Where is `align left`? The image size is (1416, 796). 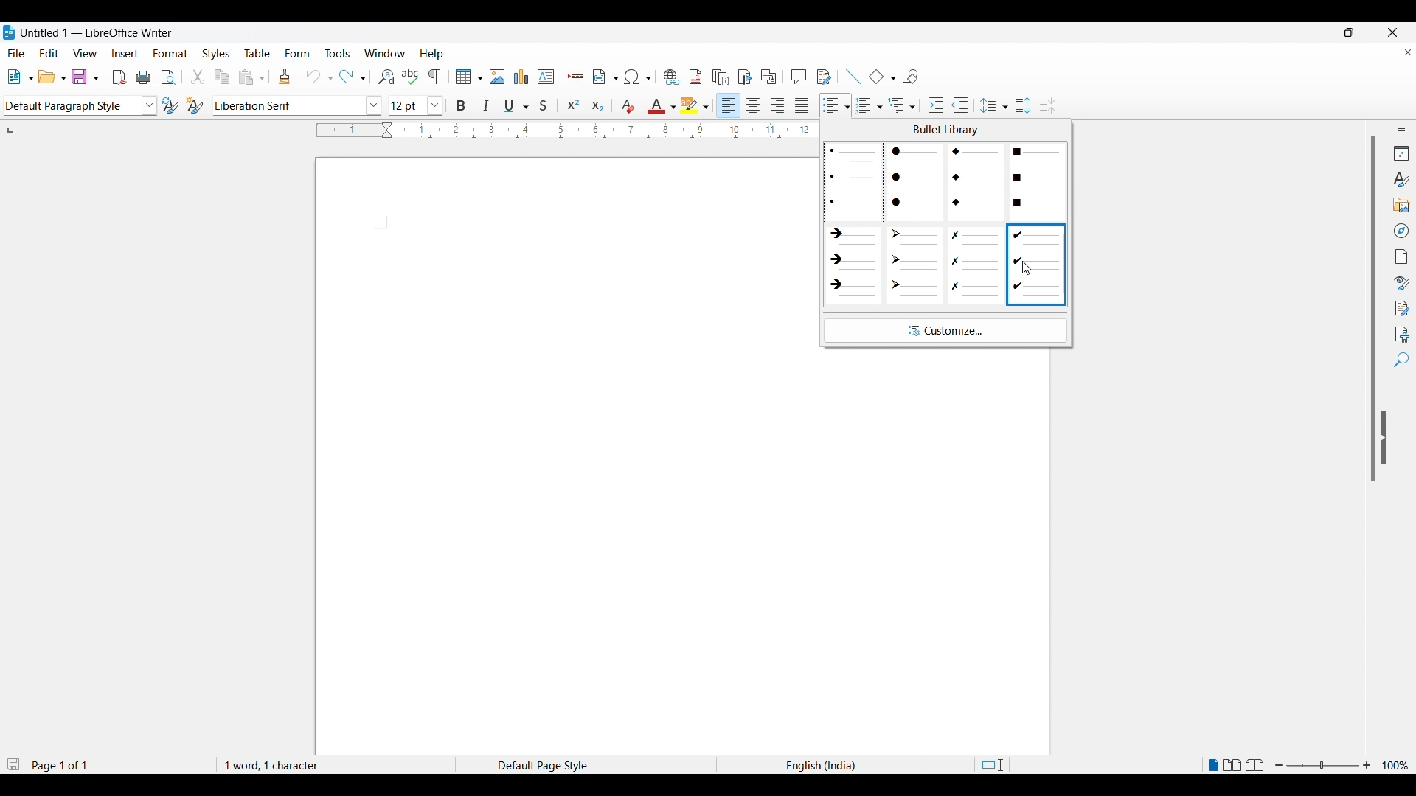
align left is located at coordinates (728, 103).